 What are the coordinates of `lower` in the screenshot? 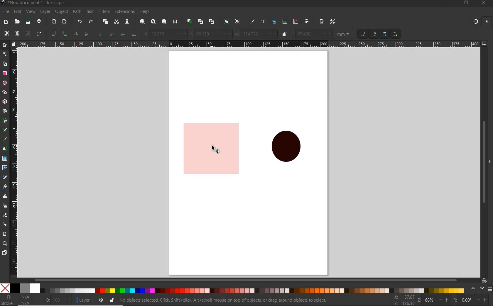 It's located at (123, 34).